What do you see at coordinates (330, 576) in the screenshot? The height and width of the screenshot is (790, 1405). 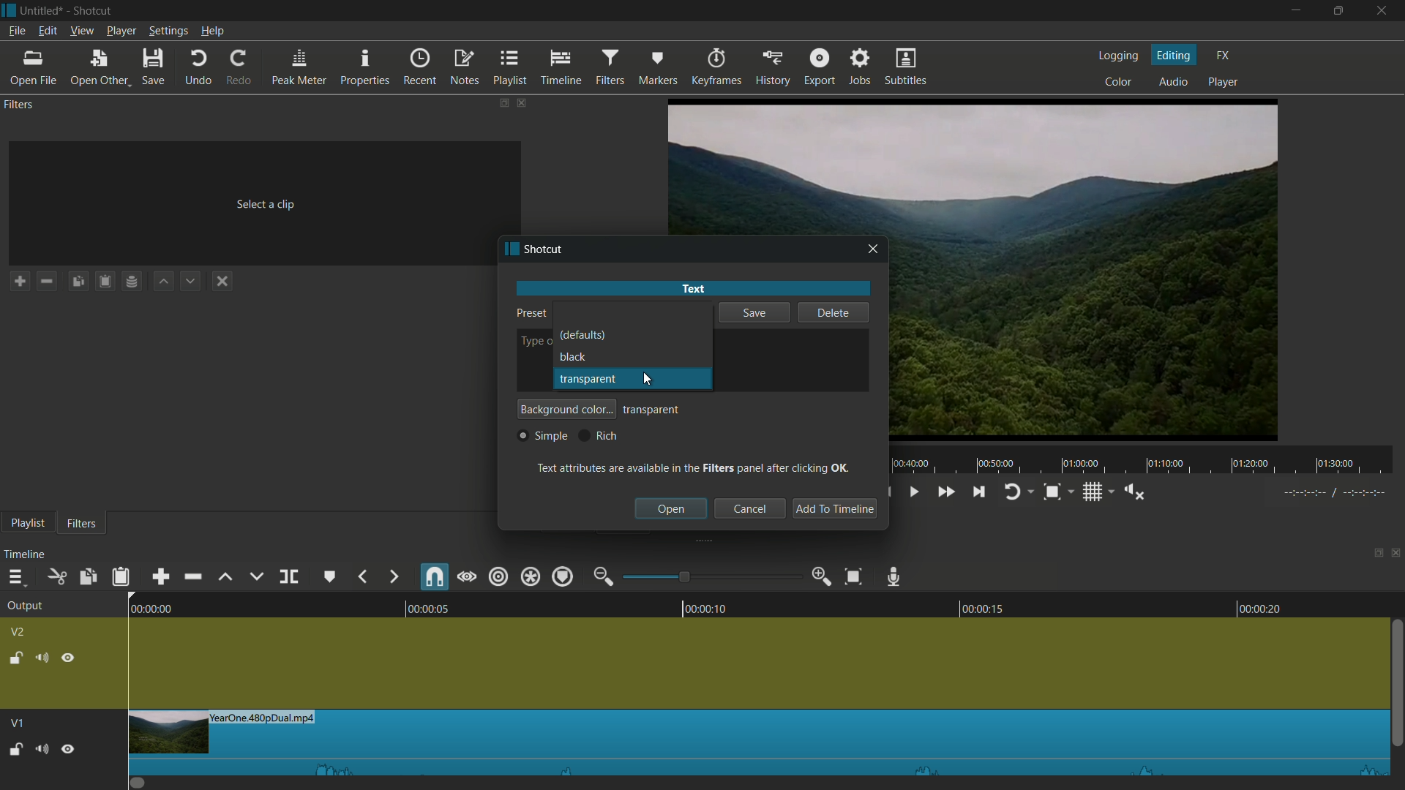 I see `create or edit marker` at bounding box center [330, 576].